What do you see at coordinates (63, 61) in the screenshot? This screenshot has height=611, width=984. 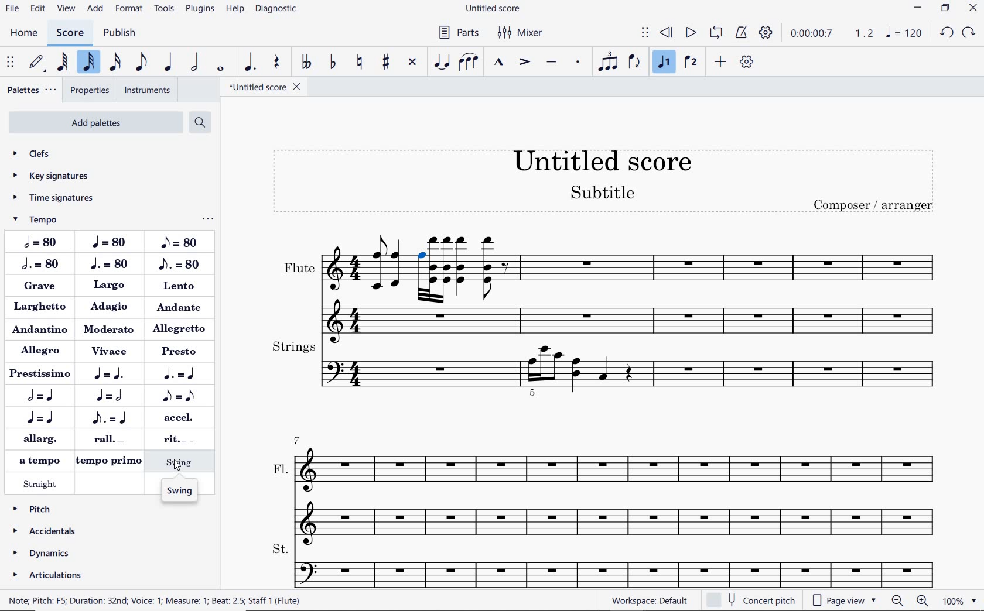 I see `64TH NOTE` at bounding box center [63, 61].